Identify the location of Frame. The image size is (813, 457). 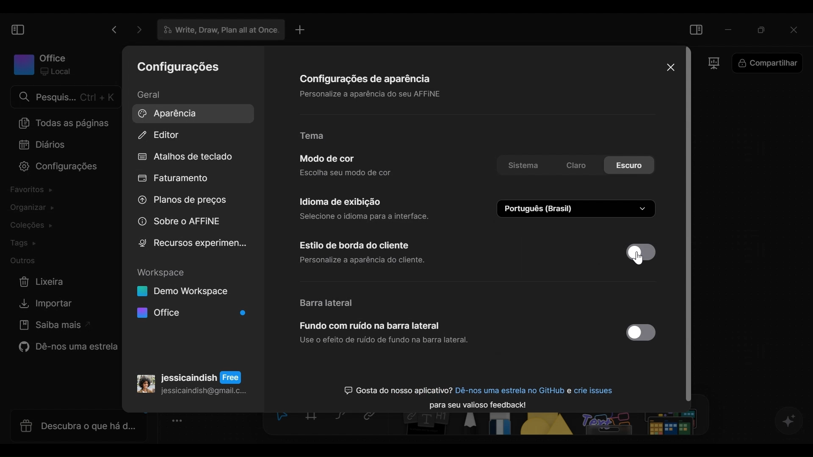
(713, 65).